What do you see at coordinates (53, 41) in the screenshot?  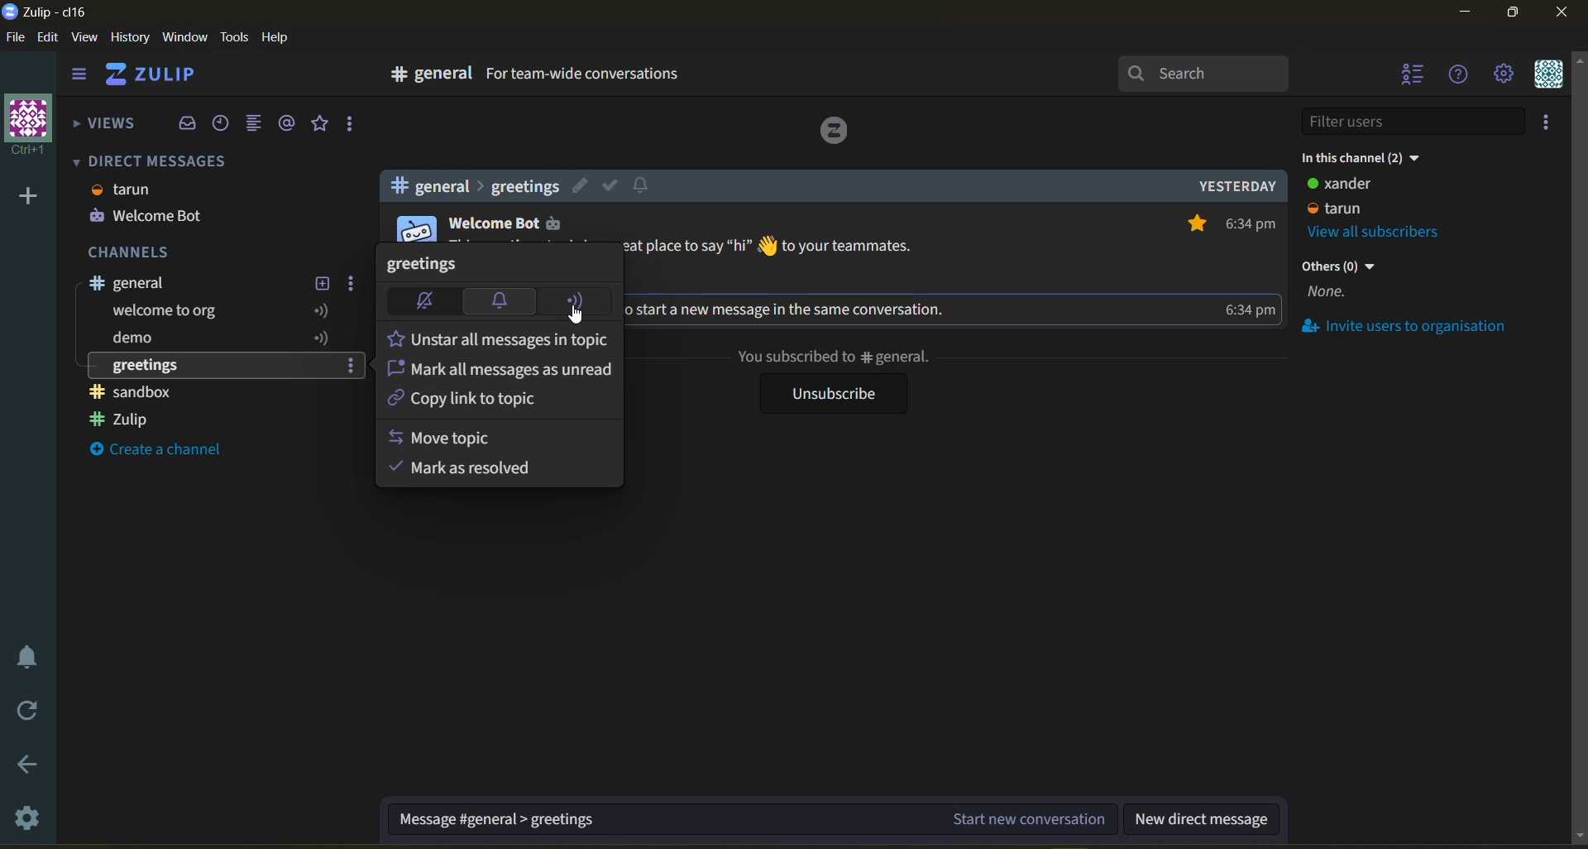 I see `edit` at bounding box center [53, 41].